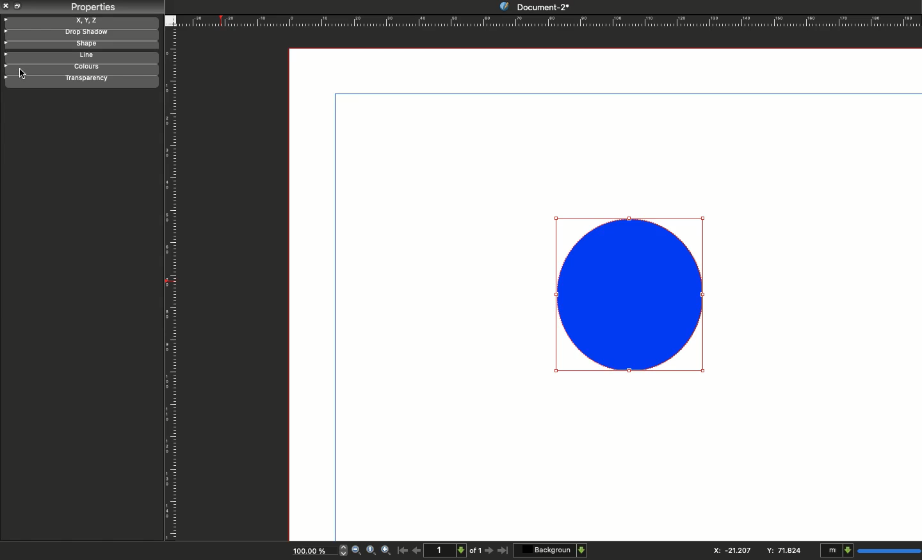 This screenshot has width=922, height=560. What do you see at coordinates (356, 551) in the screenshot?
I see `Zoom out` at bounding box center [356, 551].